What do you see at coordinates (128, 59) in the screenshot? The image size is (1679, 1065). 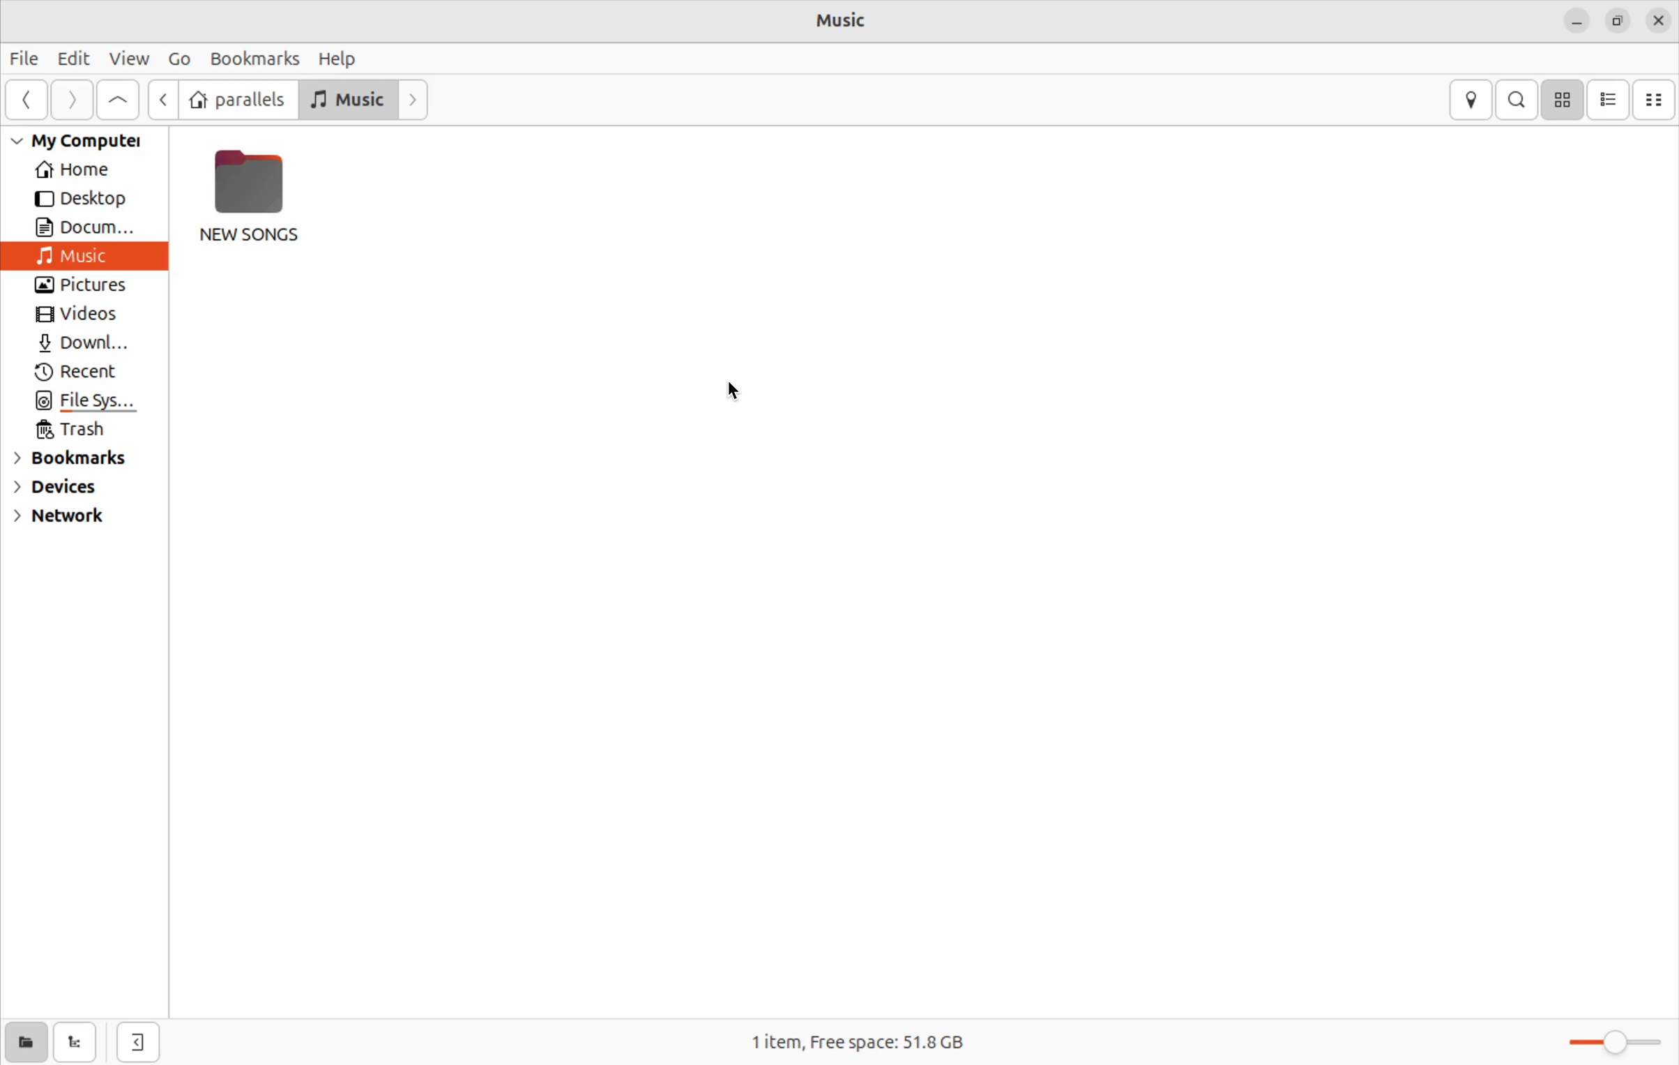 I see `View` at bounding box center [128, 59].